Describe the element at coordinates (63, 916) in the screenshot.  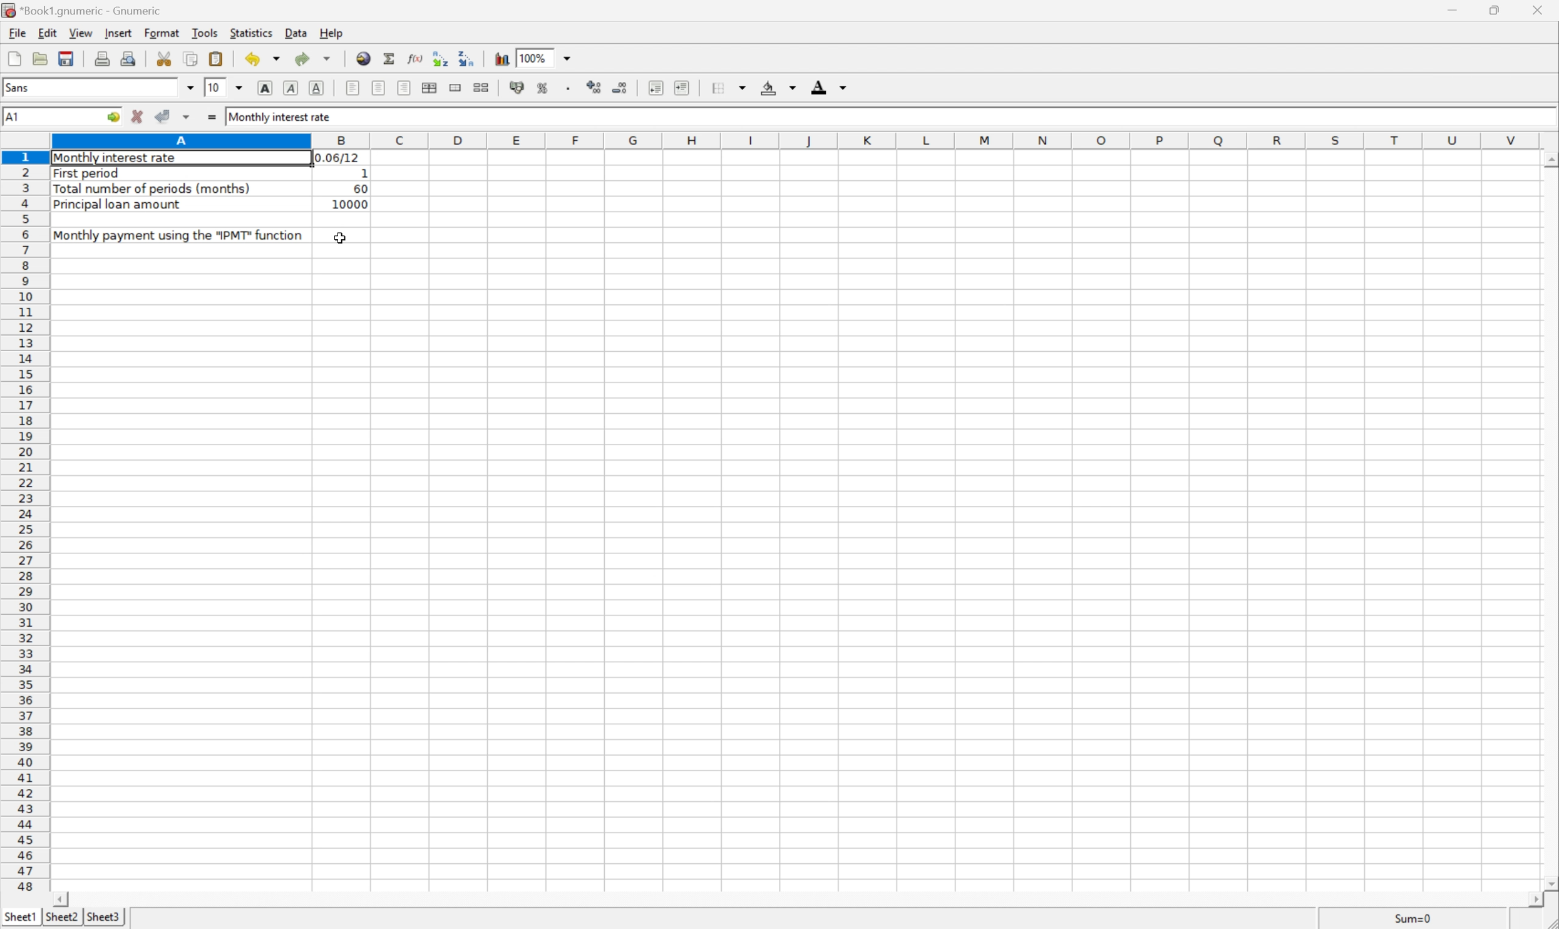
I see `Sheet2` at that location.